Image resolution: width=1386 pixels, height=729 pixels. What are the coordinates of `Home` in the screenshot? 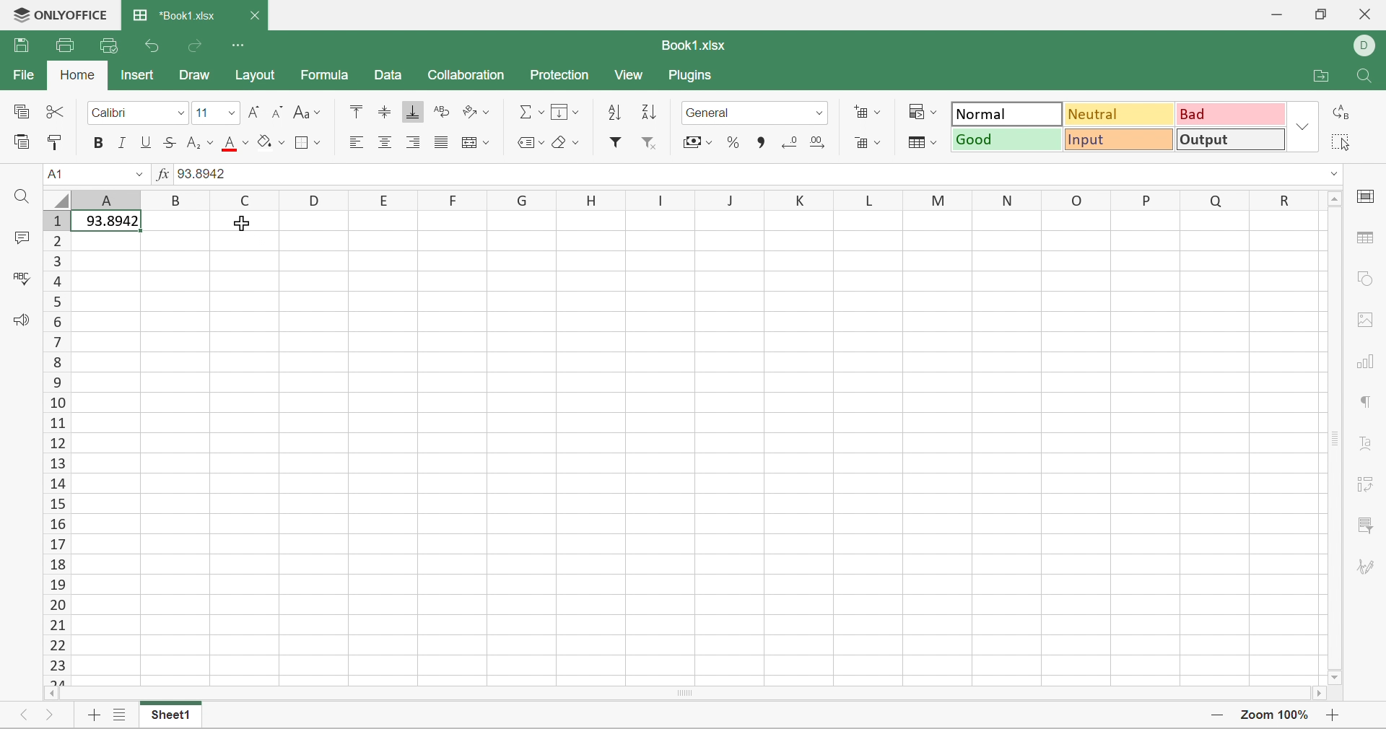 It's located at (77, 74).